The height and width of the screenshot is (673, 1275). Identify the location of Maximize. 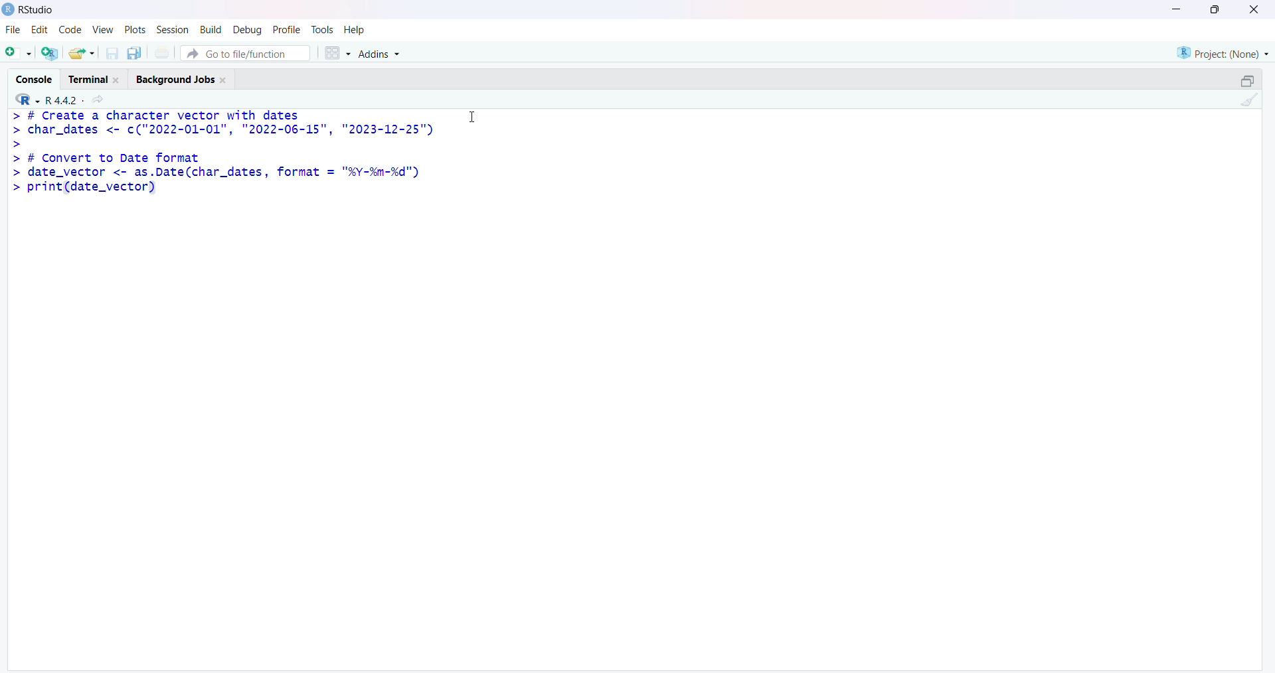
(1215, 9).